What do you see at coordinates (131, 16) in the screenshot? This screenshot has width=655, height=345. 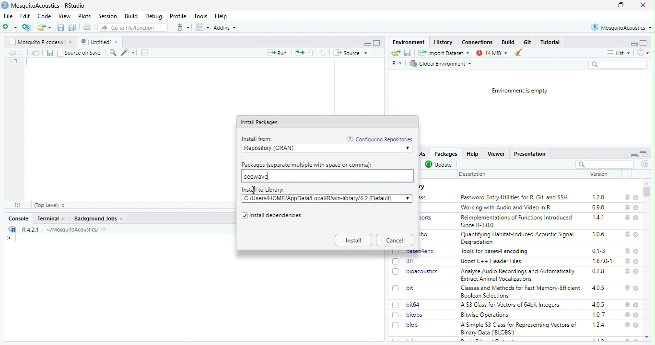 I see `Build` at bounding box center [131, 16].